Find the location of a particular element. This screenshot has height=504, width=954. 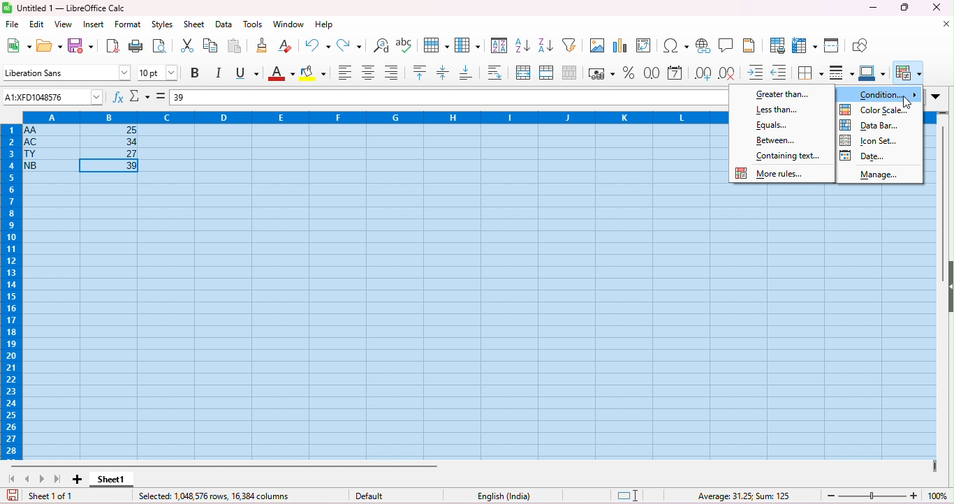

paste is located at coordinates (235, 45).